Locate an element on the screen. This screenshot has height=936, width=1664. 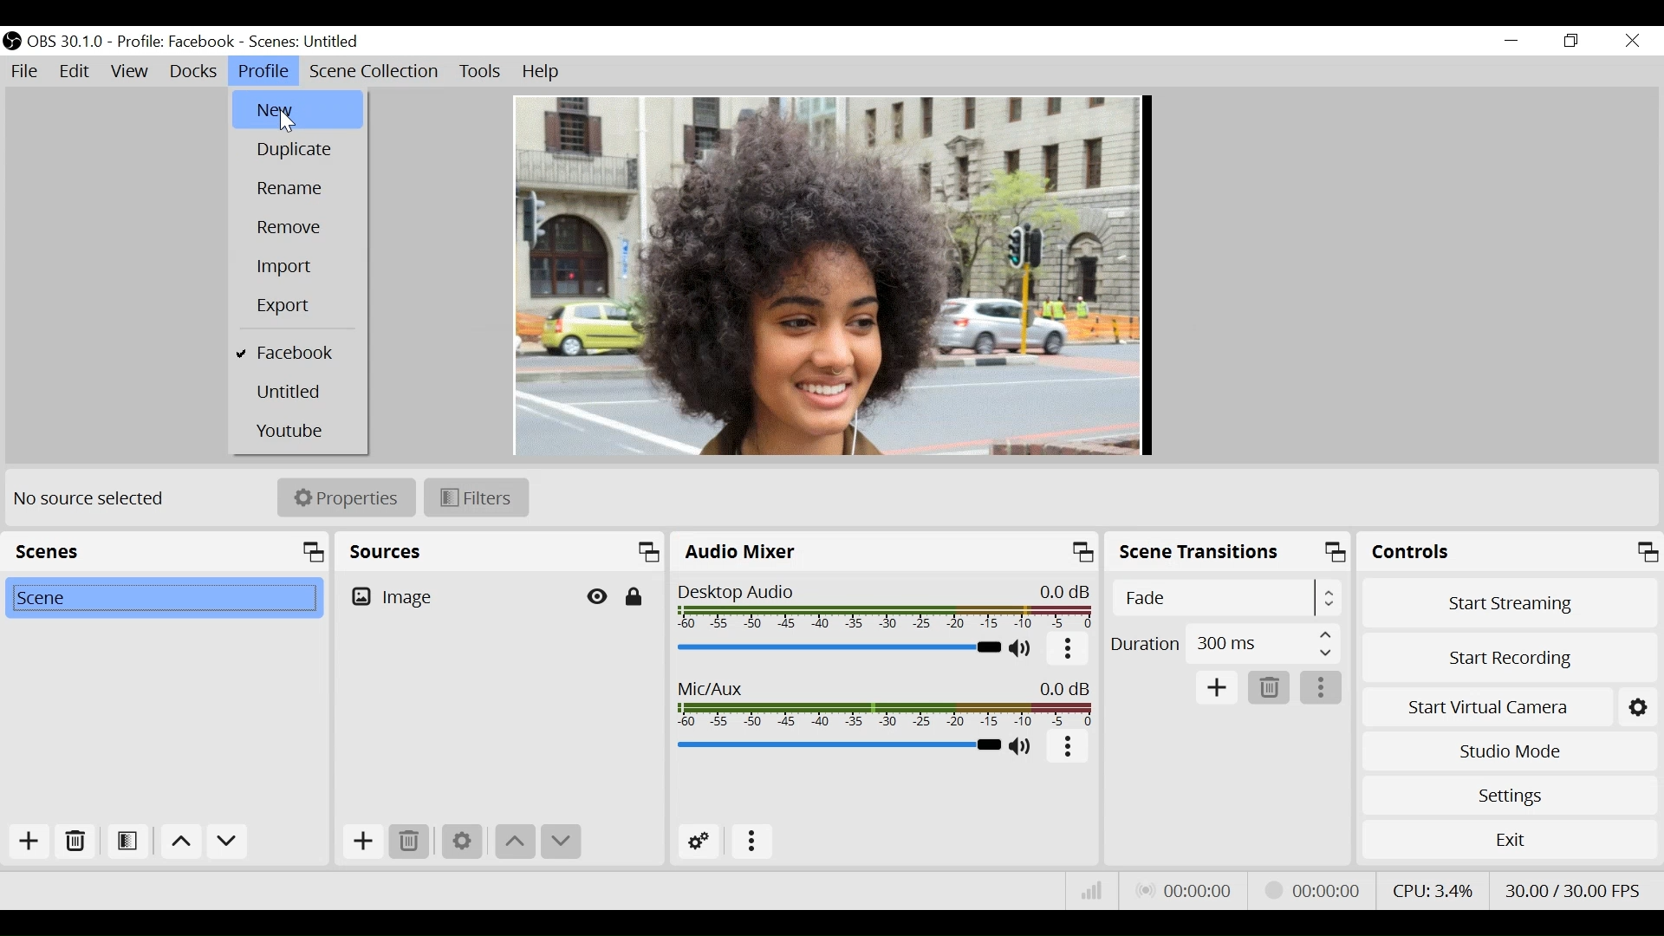
Rename is located at coordinates (300, 191).